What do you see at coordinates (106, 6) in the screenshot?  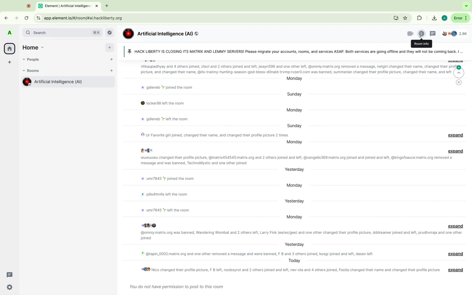 I see `new tab` at bounding box center [106, 6].